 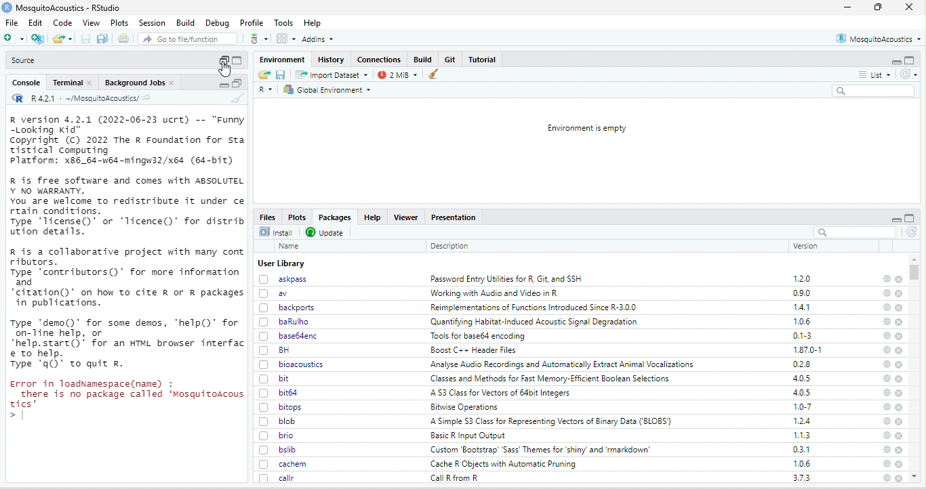 What do you see at coordinates (886, 450) in the screenshot?
I see `help` at bounding box center [886, 450].